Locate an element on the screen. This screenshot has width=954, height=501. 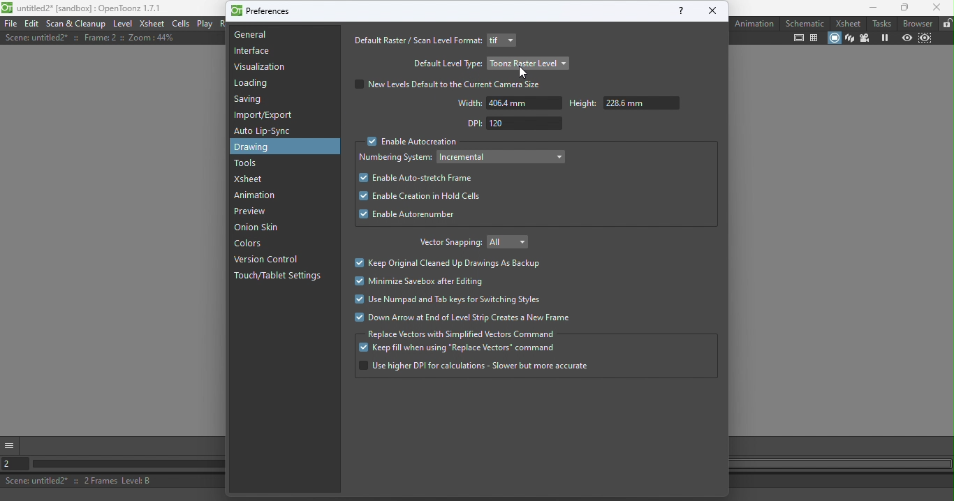
Down arrow at end of level strip creates a new frame is located at coordinates (462, 318).